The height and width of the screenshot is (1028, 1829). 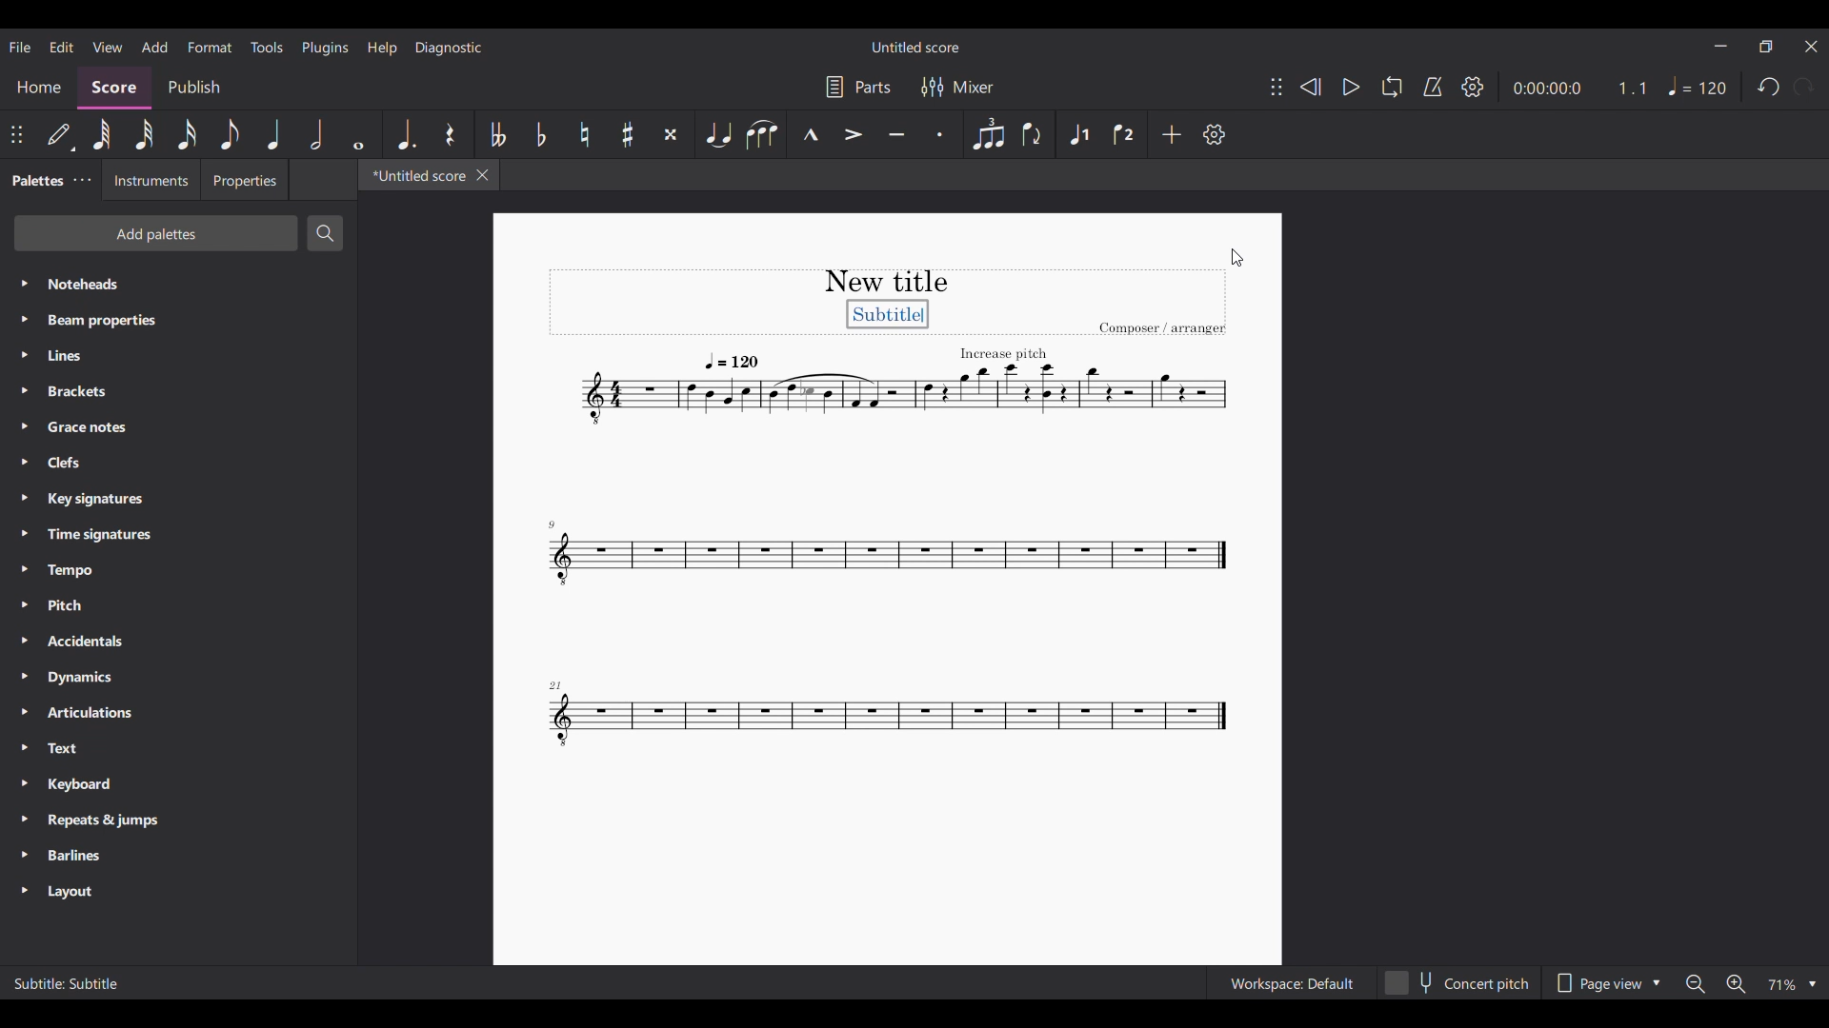 What do you see at coordinates (1695, 983) in the screenshot?
I see `Zoom out` at bounding box center [1695, 983].